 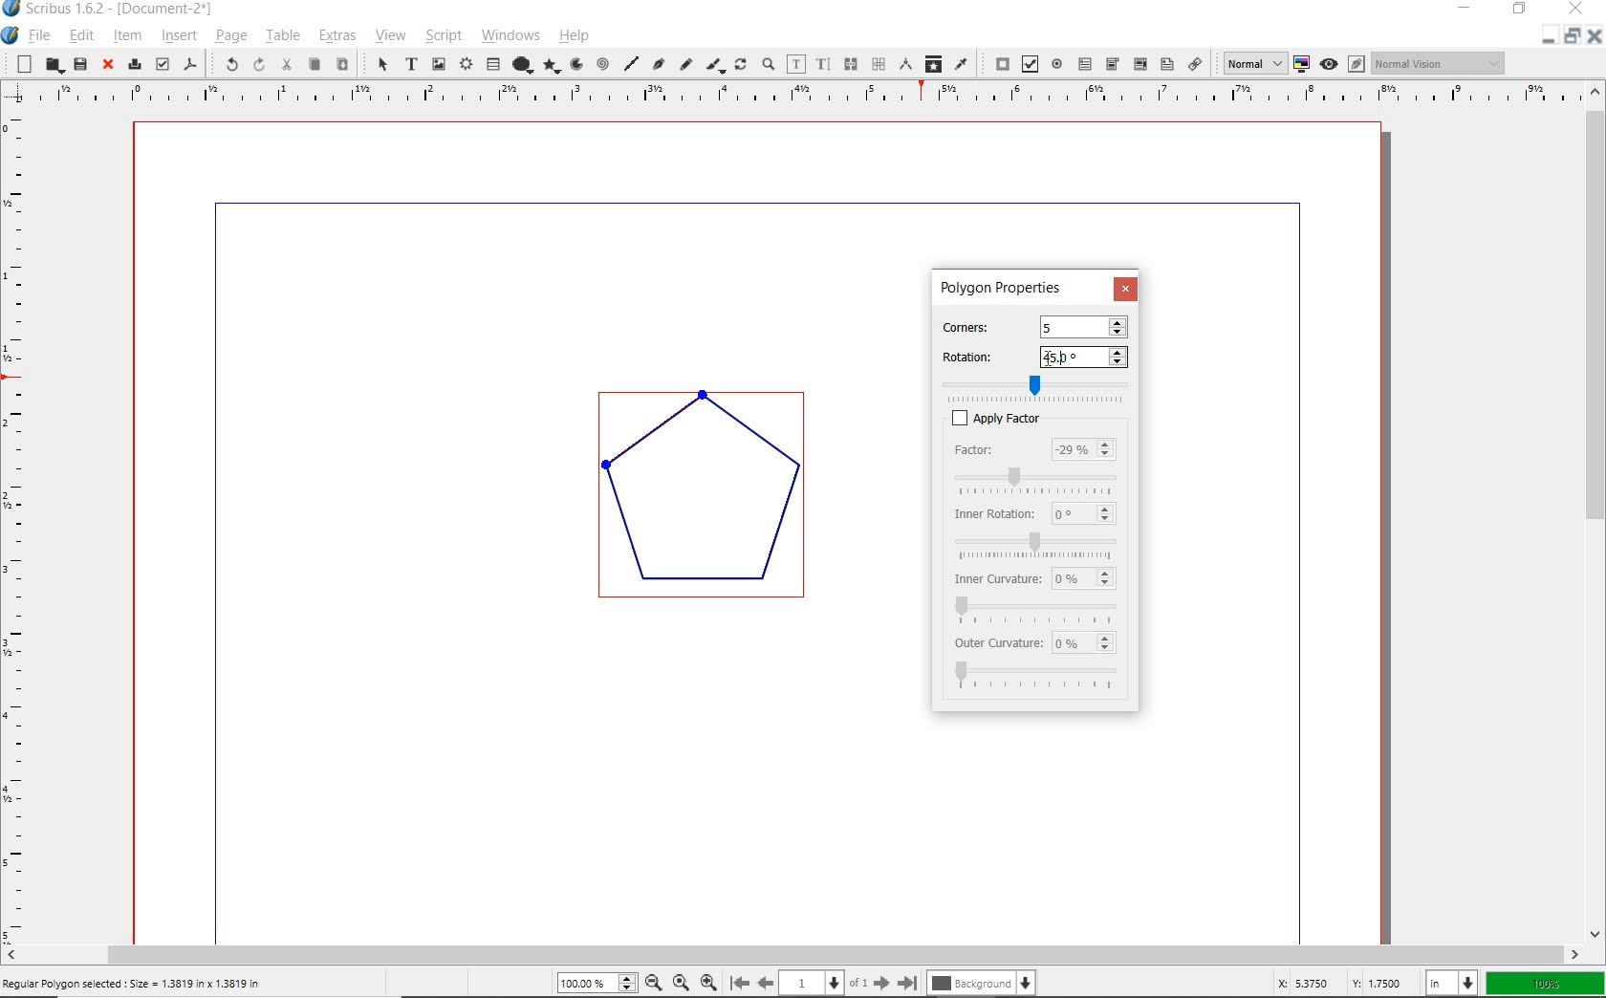 I want to click on pdf push button, so click(x=998, y=63).